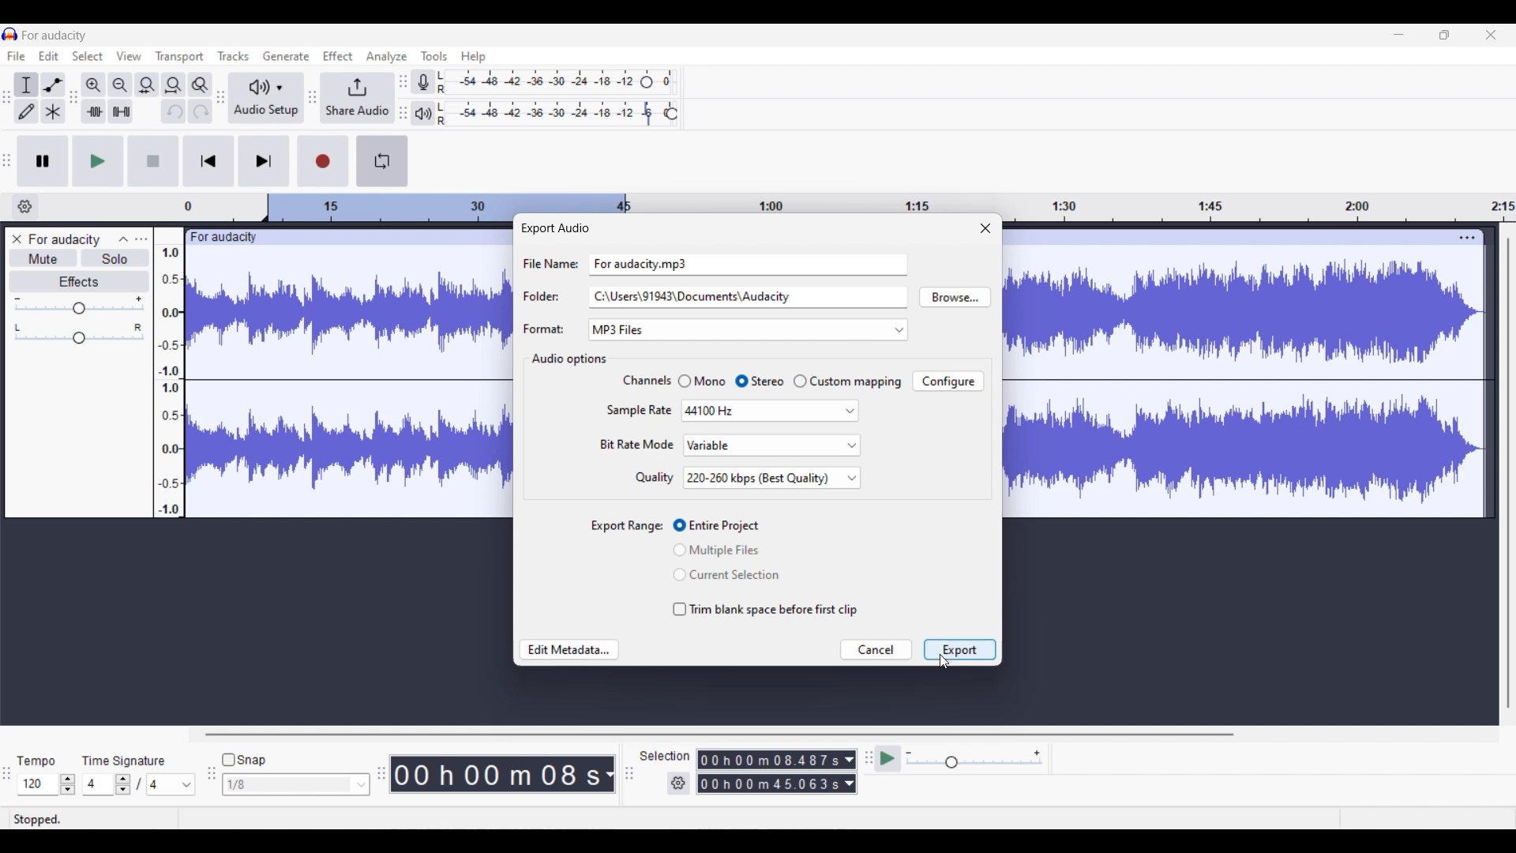  What do you see at coordinates (201, 111) in the screenshot?
I see `Redo` at bounding box center [201, 111].